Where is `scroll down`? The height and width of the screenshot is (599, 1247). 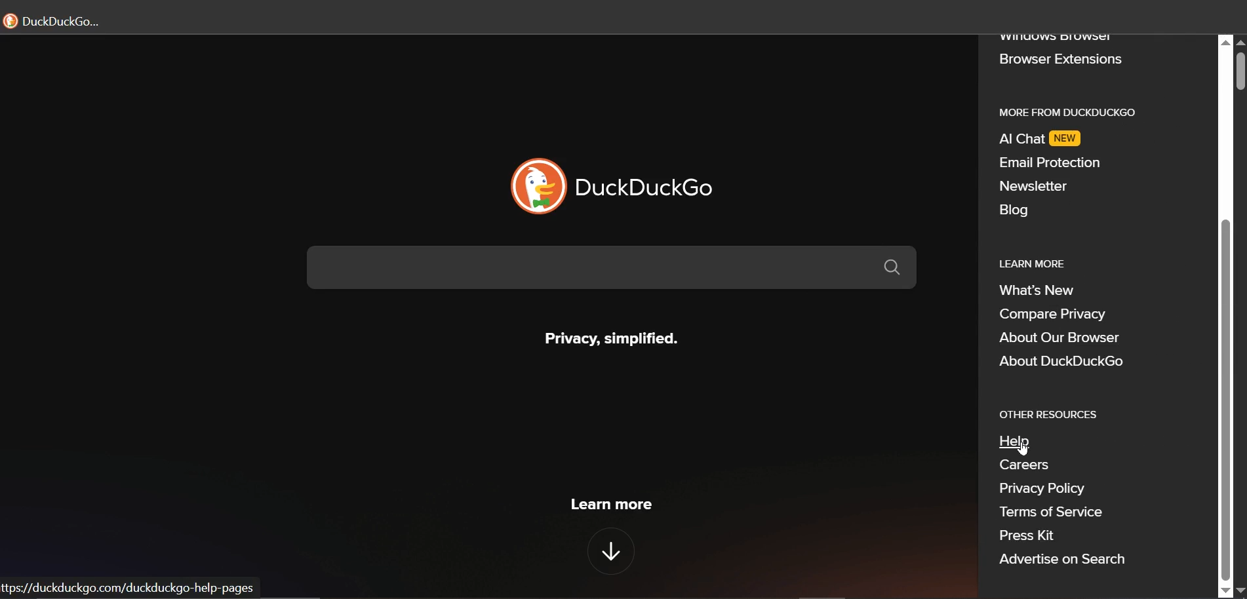
scroll down is located at coordinates (1239, 591).